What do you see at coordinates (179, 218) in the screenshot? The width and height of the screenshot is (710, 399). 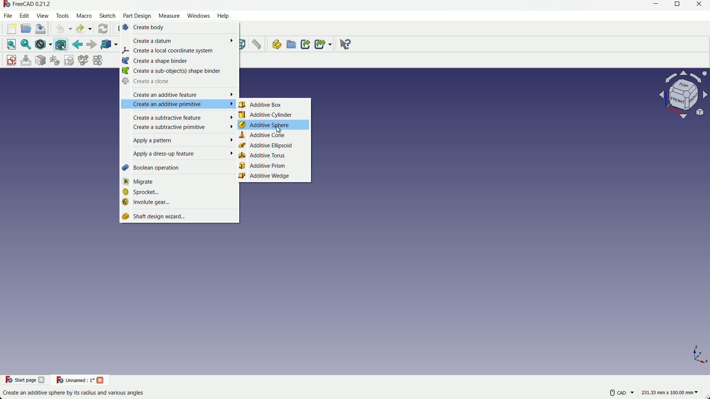 I see `shaft design wizard` at bounding box center [179, 218].